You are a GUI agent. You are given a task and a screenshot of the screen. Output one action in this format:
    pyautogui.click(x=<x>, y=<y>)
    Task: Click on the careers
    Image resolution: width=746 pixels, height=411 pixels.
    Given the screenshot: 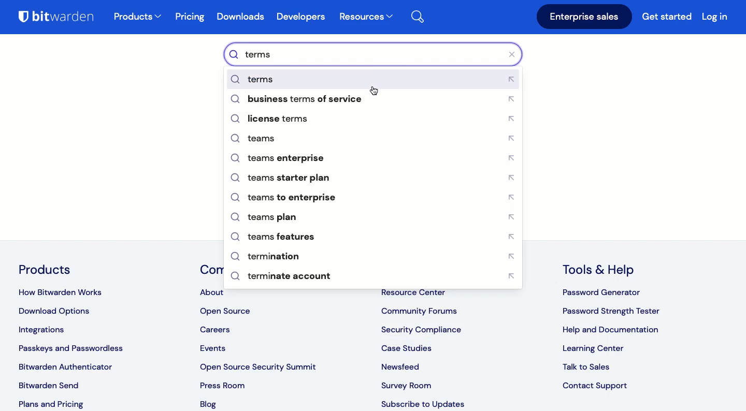 What is the action you would take?
    pyautogui.click(x=219, y=329)
    